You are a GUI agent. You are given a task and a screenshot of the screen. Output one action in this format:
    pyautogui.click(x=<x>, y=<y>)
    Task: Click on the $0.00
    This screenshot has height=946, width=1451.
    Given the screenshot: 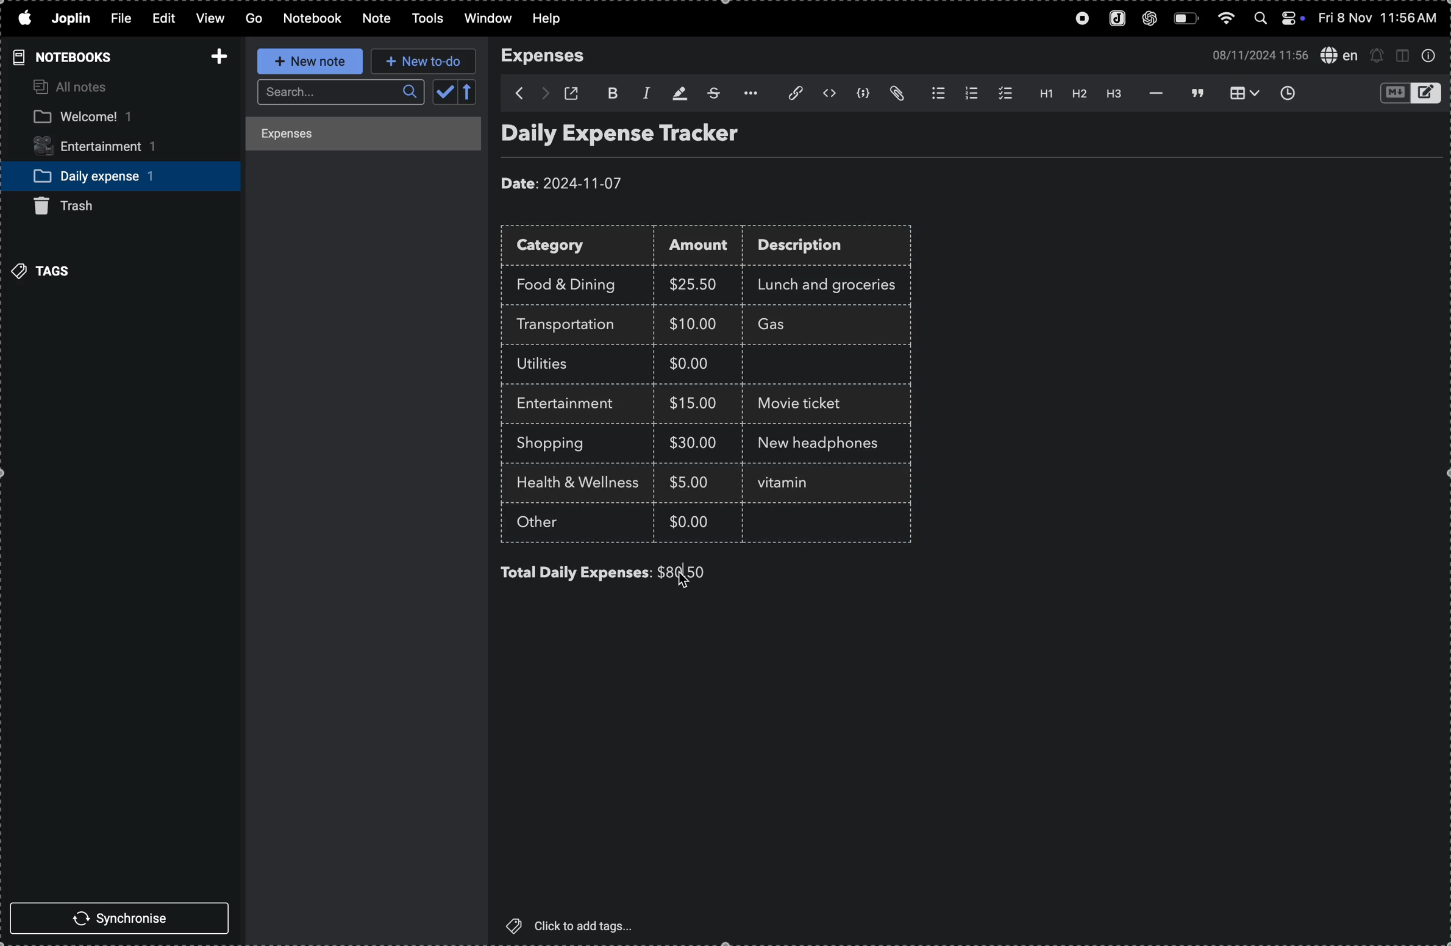 What is the action you would take?
    pyautogui.click(x=692, y=521)
    